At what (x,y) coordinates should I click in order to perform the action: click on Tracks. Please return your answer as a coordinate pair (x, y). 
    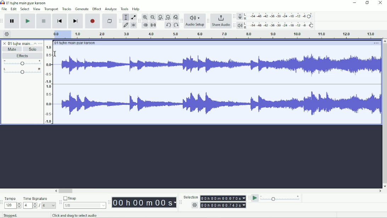
    Looking at the image, I should click on (67, 9).